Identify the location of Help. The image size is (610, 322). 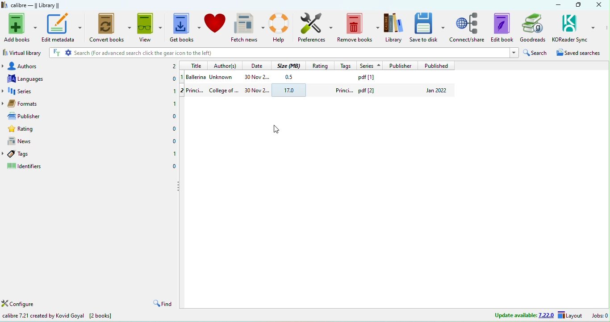
(280, 27).